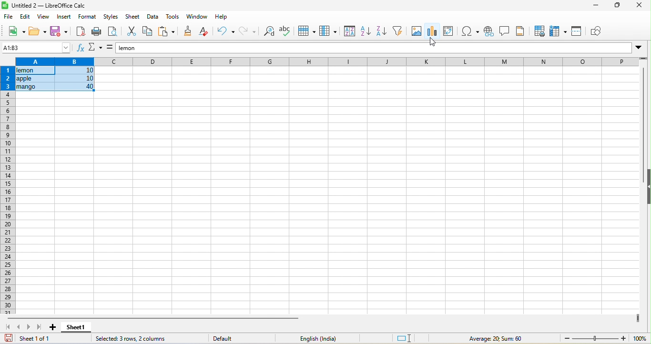 The width and height of the screenshot is (651, 344). I want to click on freeze row and column, so click(559, 32).